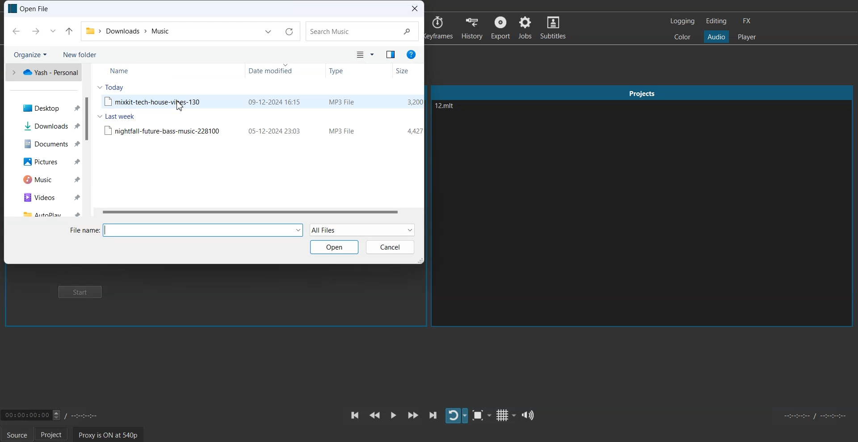  Describe the element at coordinates (355, 415) in the screenshot. I see `Skip To previous point` at that location.